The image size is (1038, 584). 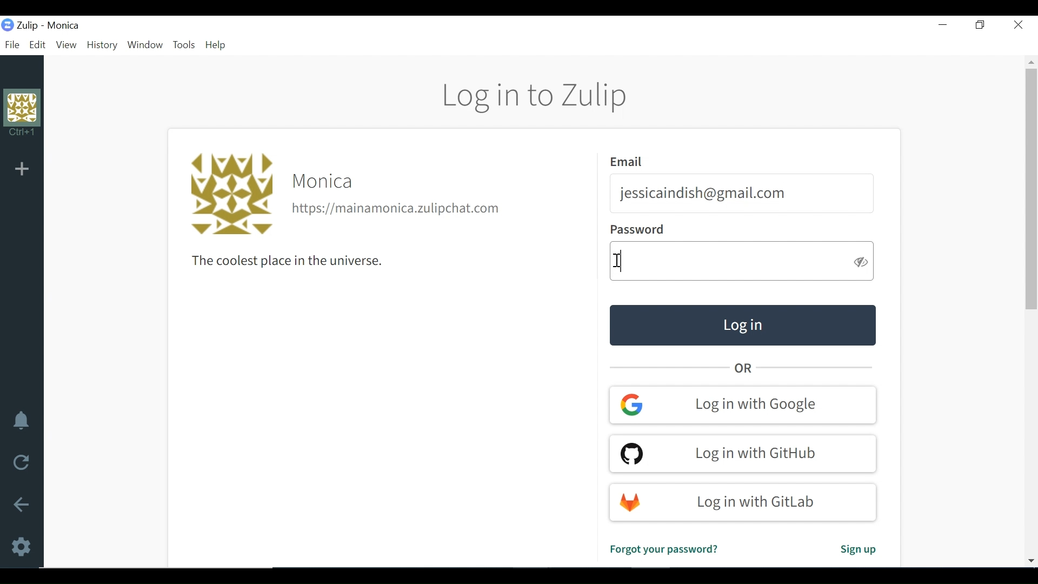 What do you see at coordinates (397, 209) in the screenshot?
I see `Organisation url` at bounding box center [397, 209].